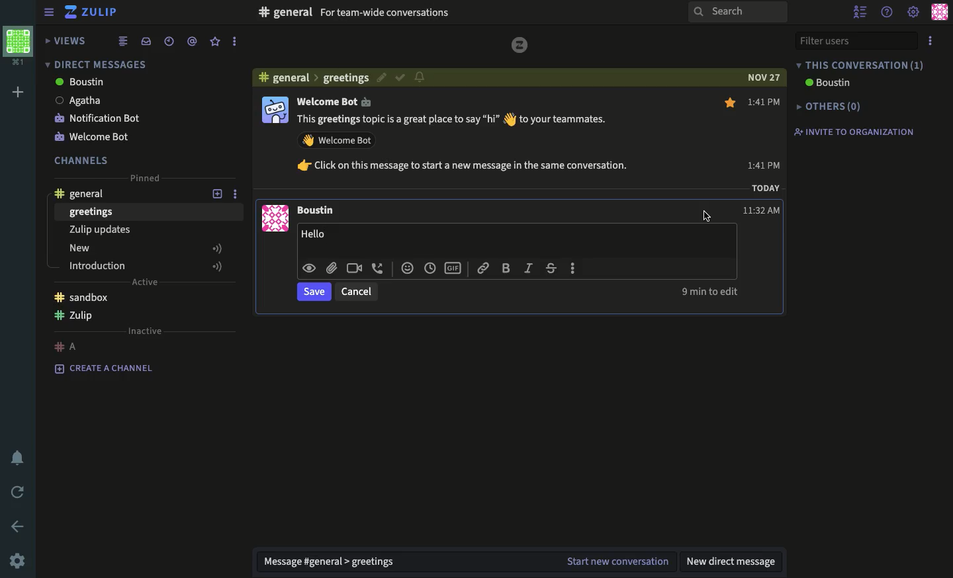 The width and height of the screenshot is (953, 578). I want to click on sandbox, so click(81, 297).